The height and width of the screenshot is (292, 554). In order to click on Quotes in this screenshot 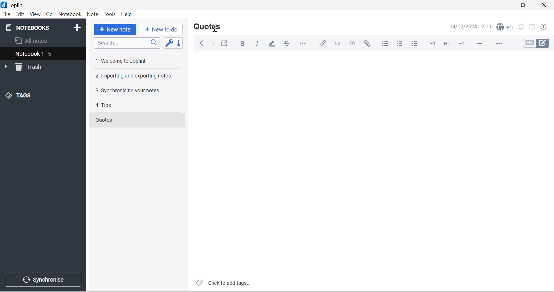, I will do `click(104, 120)`.